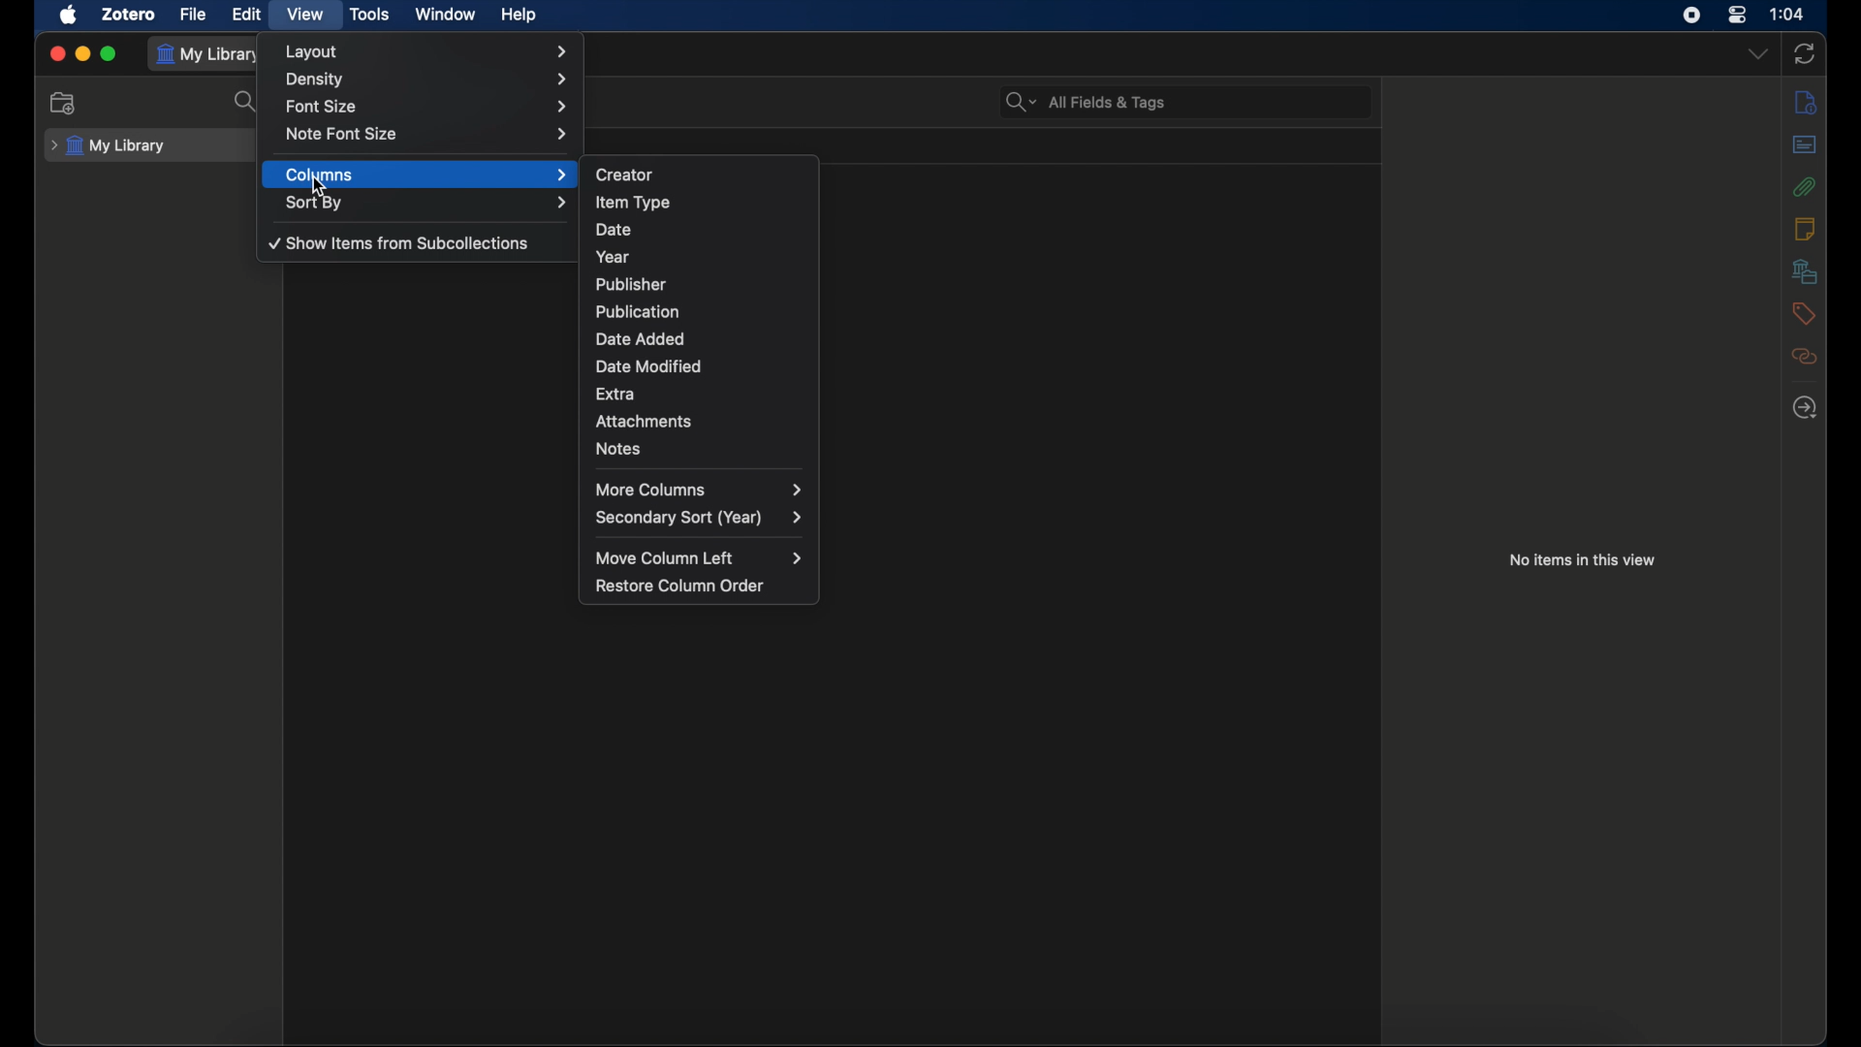 The width and height of the screenshot is (1861, 1047). What do you see at coordinates (618, 448) in the screenshot?
I see `notes` at bounding box center [618, 448].